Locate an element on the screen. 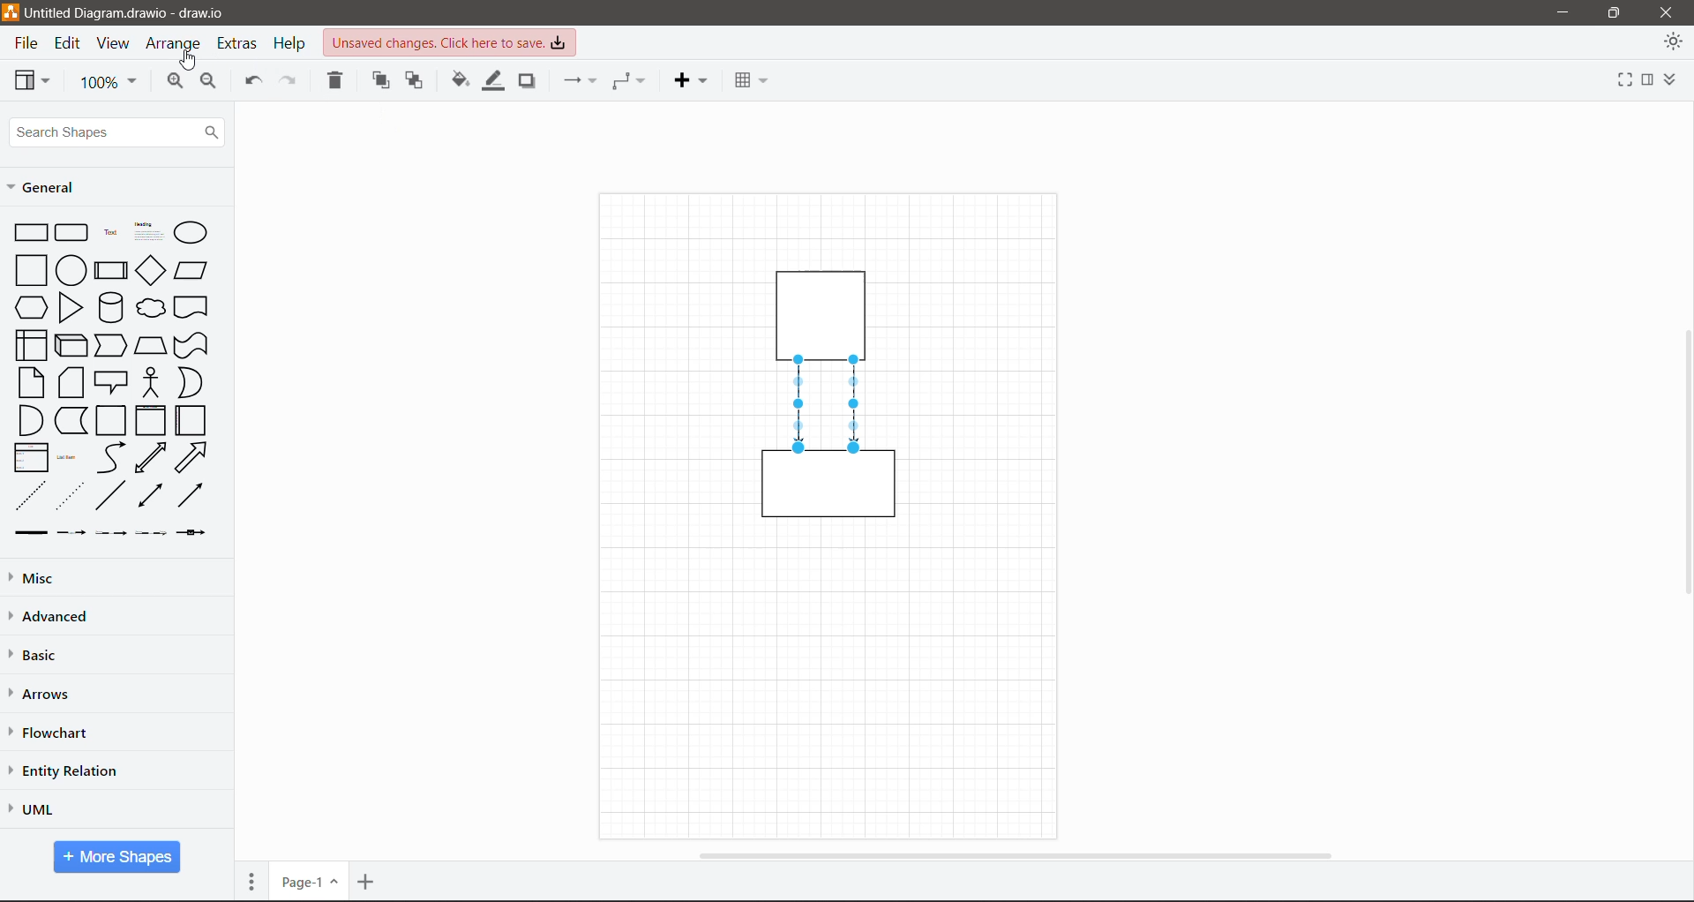 The width and height of the screenshot is (1694, 902). Ellipse is located at coordinates (191, 233).